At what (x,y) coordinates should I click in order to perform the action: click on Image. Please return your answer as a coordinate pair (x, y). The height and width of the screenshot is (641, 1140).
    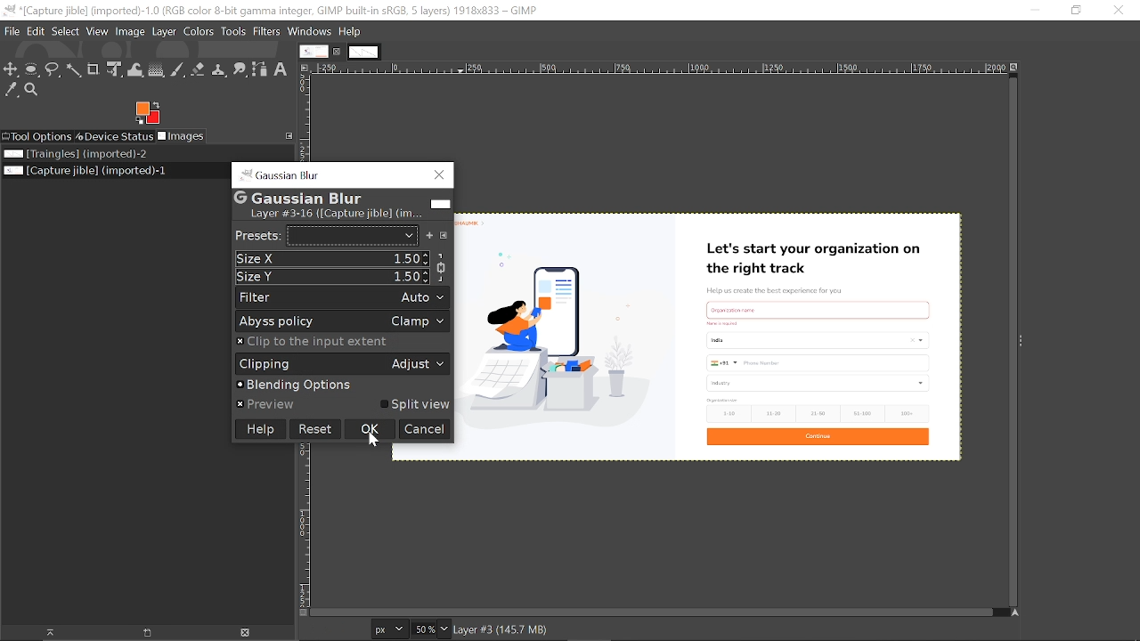
    Looking at the image, I should click on (130, 33).